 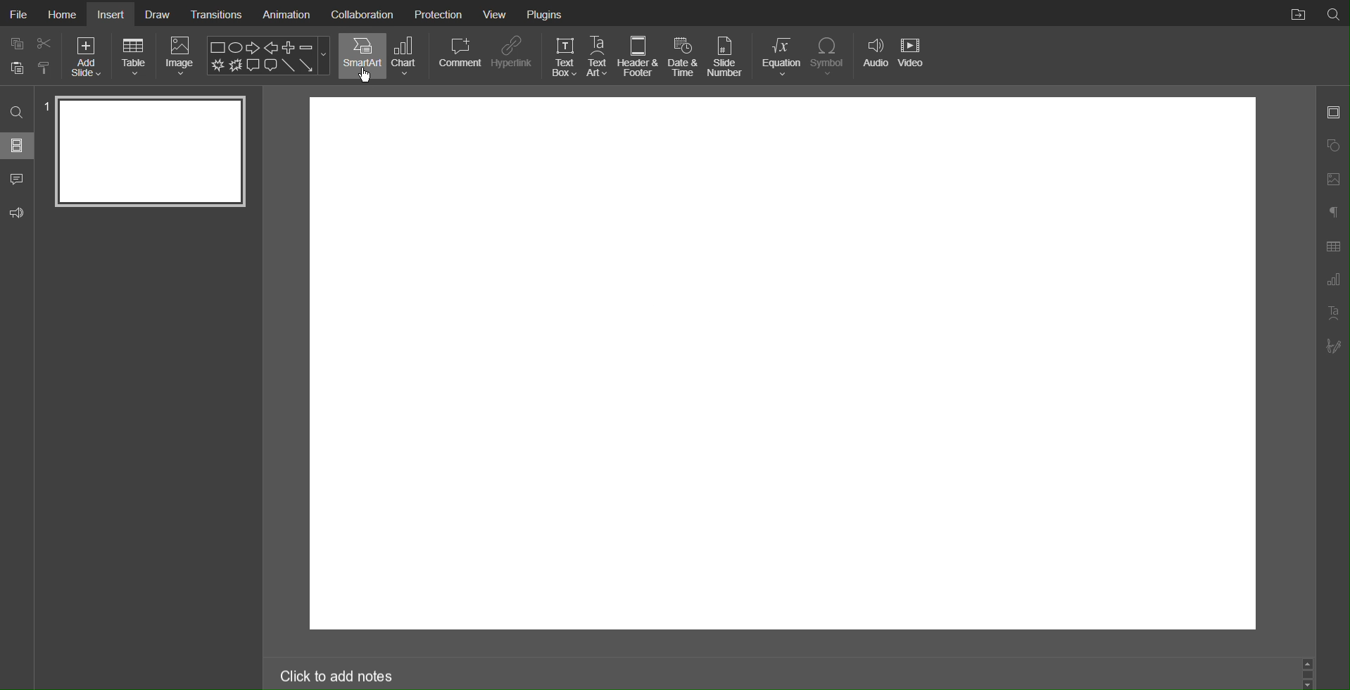 What do you see at coordinates (1333, 13) in the screenshot?
I see `Search` at bounding box center [1333, 13].